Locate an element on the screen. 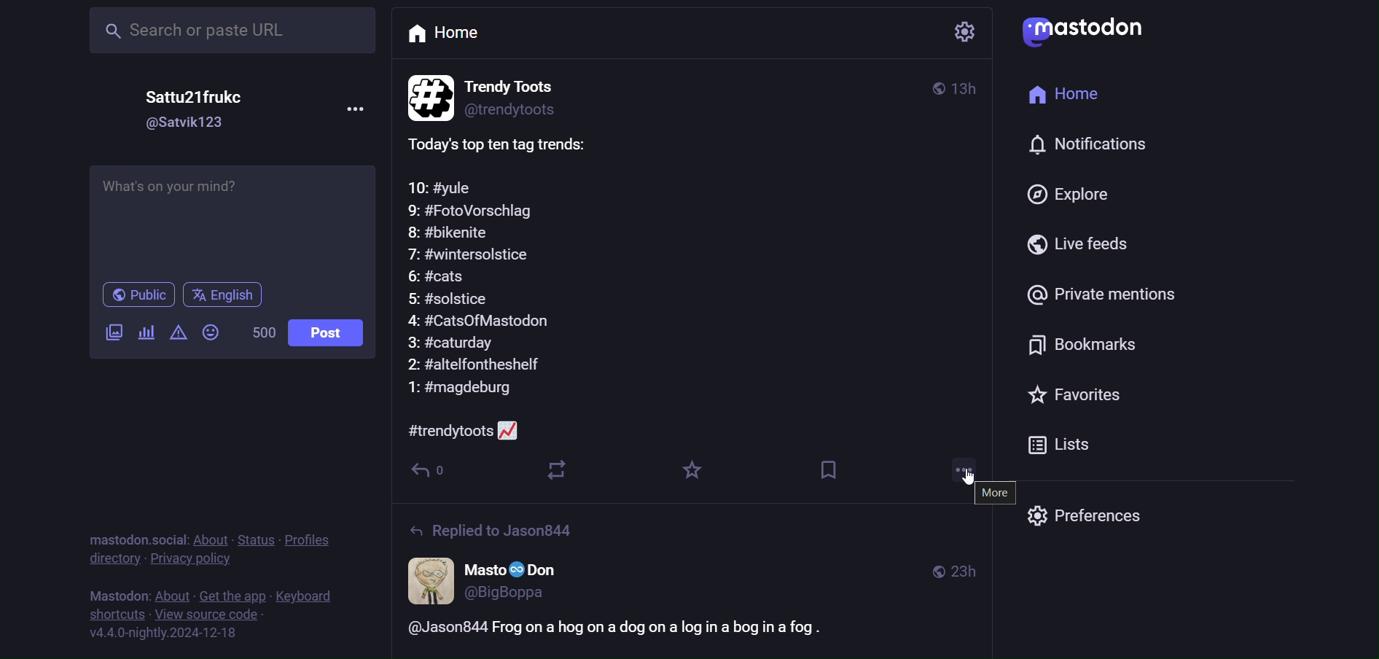 Image resolution: width=1379 pixels, height=659 pixels. about is located at coordinates (211, 537).